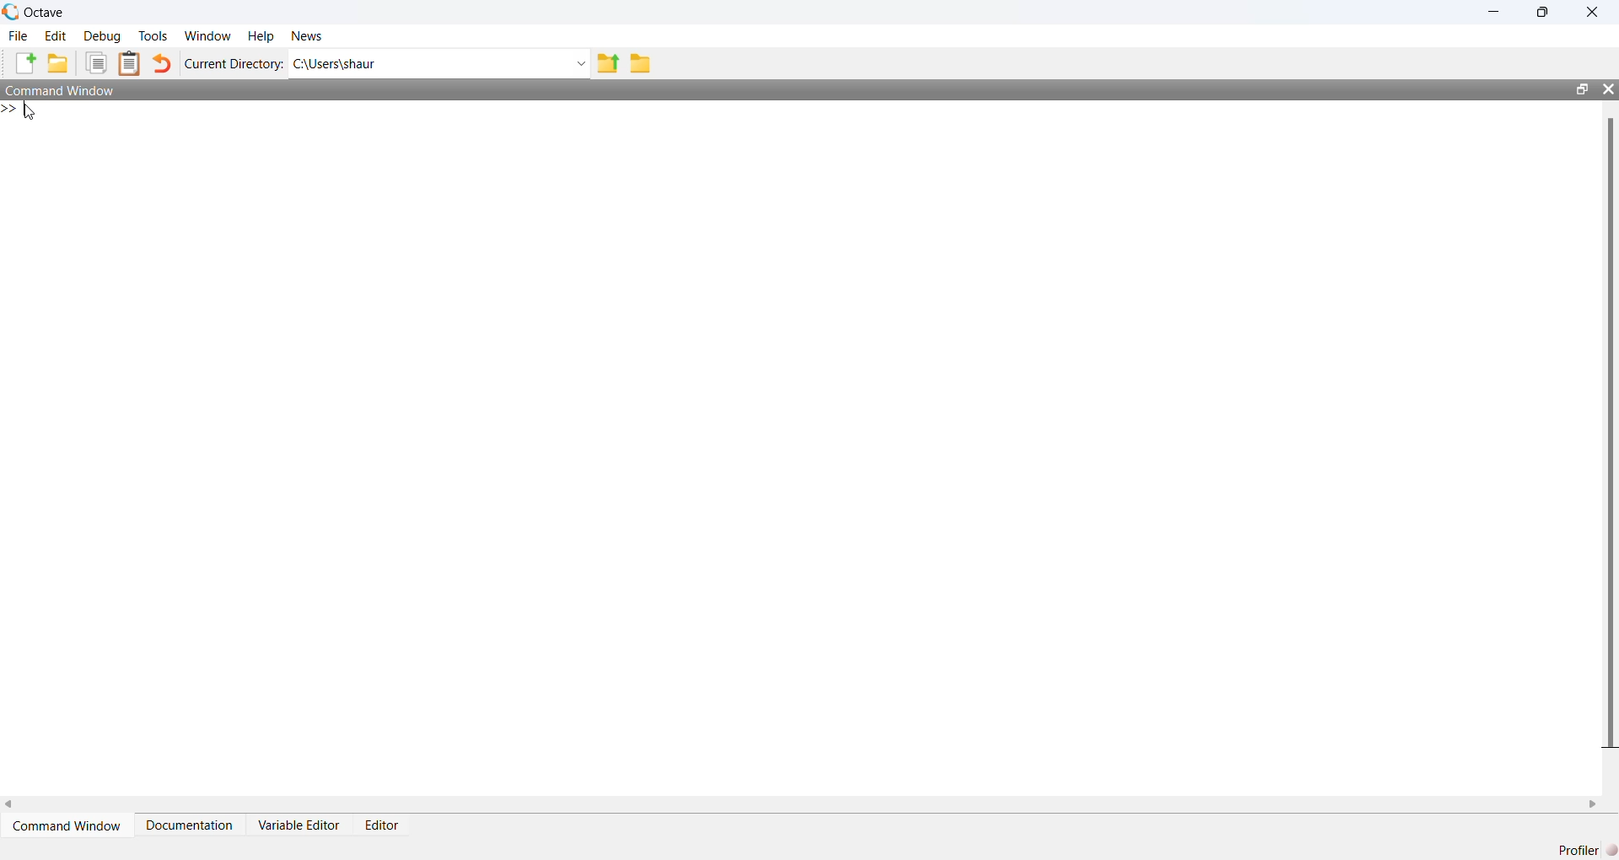 Image resolution: width=1619 pixels, height=860 pixels. I want to click on scroll bar, so click(1611, 431).